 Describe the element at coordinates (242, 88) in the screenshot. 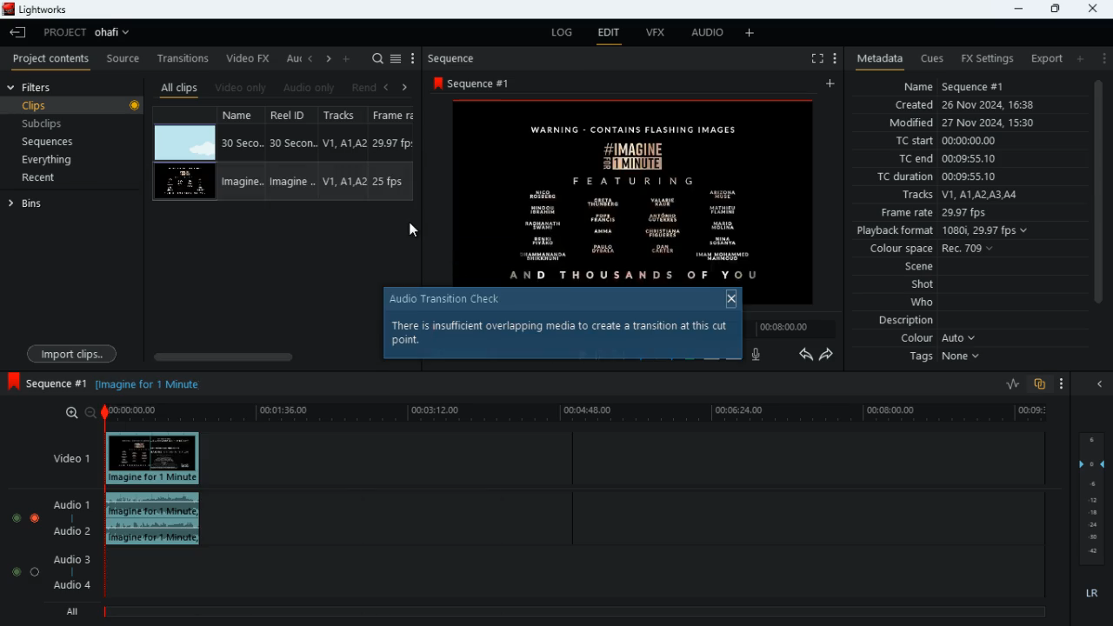

I see `video only` at that location.